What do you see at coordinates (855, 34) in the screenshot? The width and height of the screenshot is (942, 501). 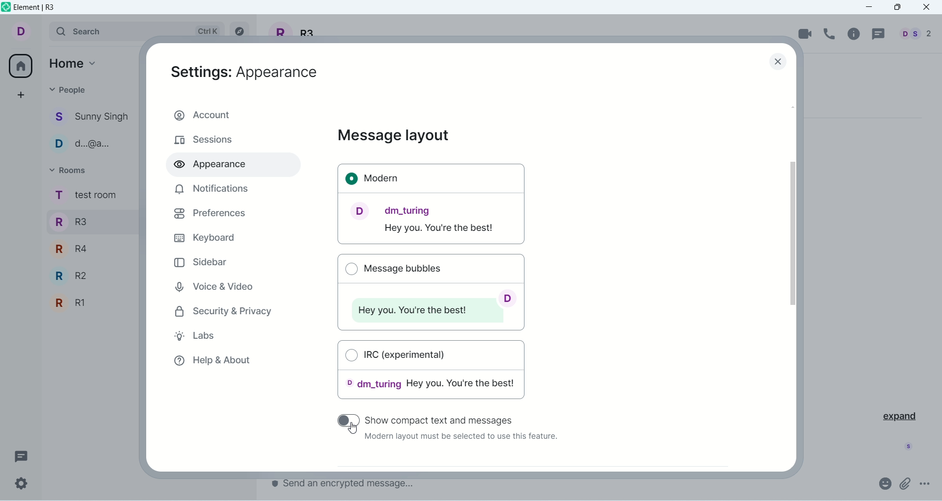 I see `room info` at bounding box center [855, 34].